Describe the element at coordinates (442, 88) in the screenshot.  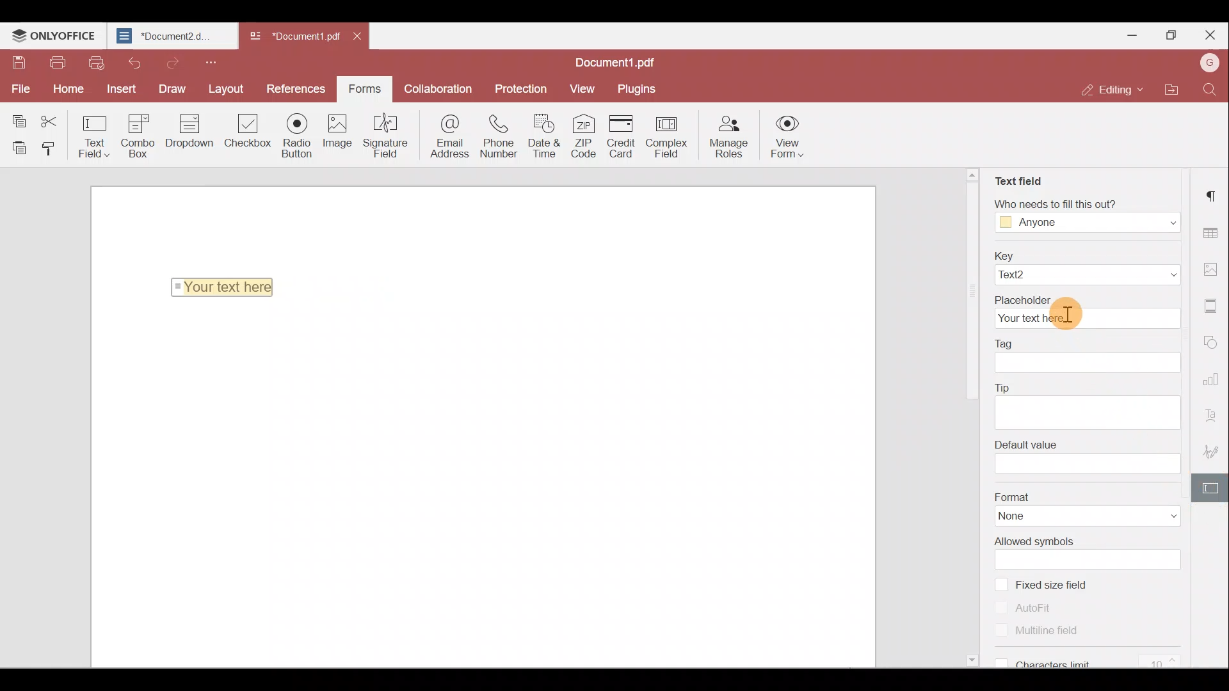
I see `Collaboration` at that location.